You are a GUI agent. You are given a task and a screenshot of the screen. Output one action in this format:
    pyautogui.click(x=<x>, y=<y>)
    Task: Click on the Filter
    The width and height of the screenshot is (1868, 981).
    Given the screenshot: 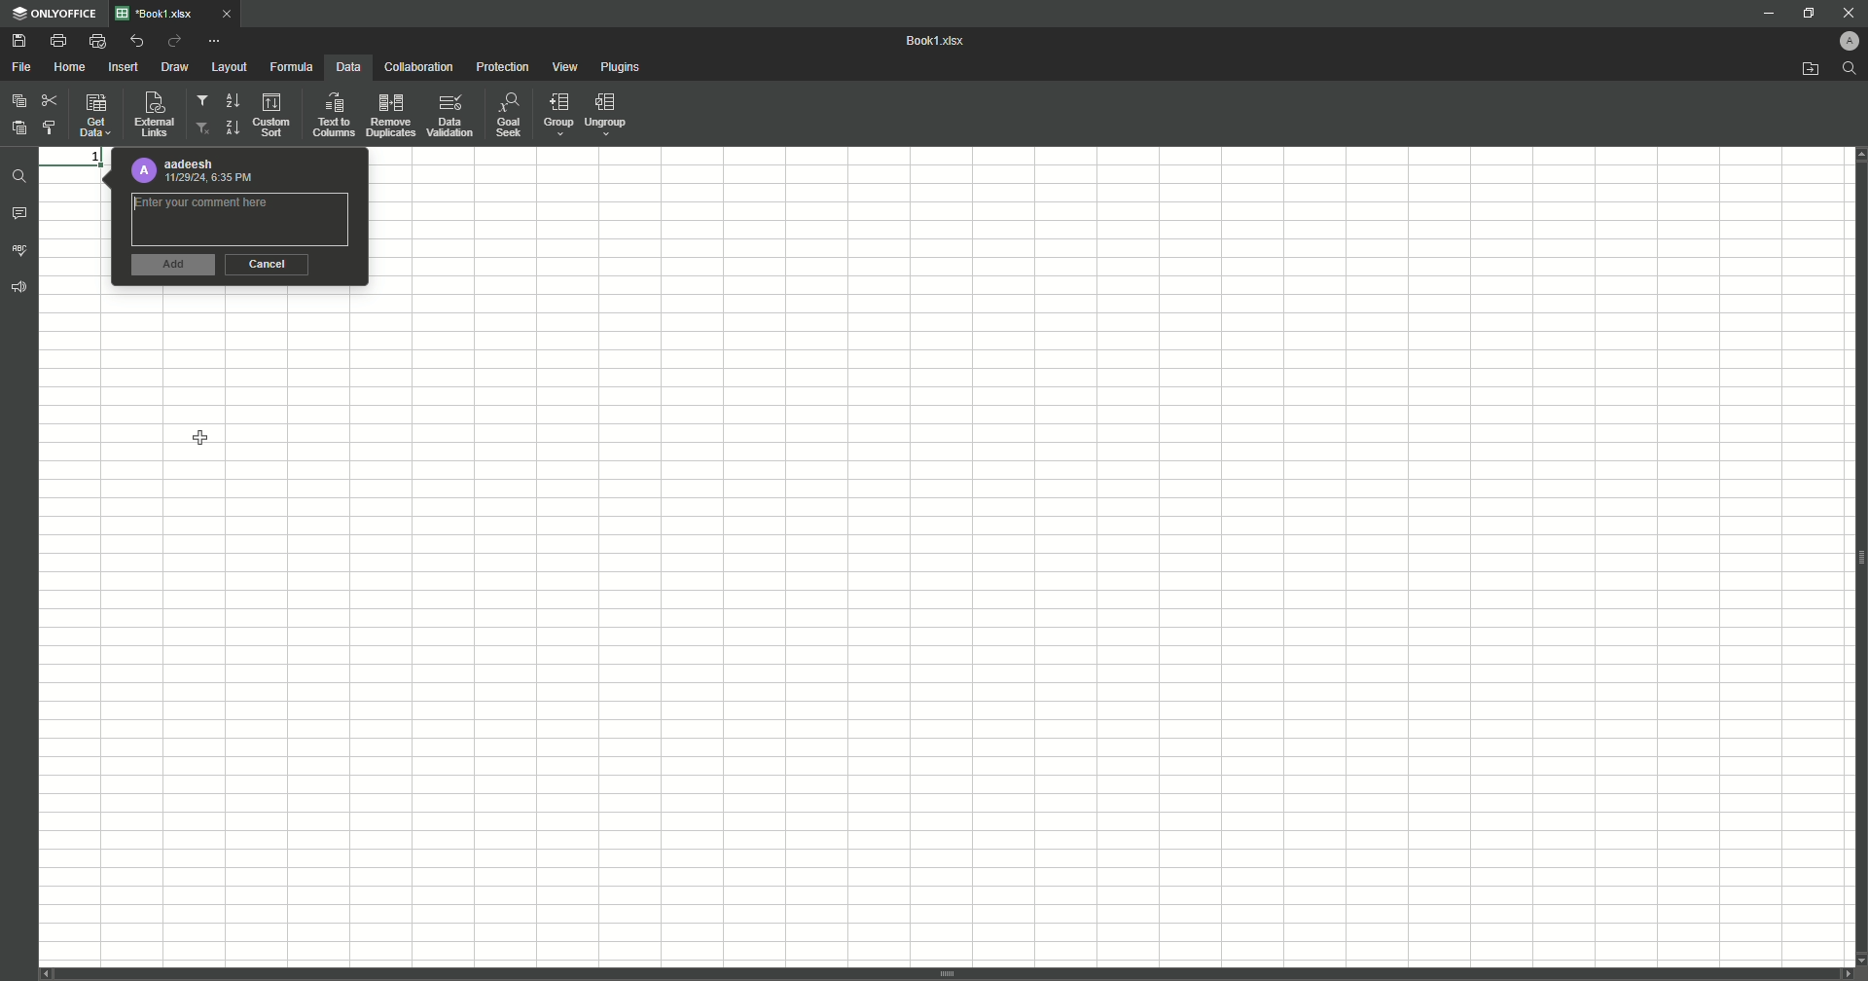 What is the action you would take?
    pyautogui.click(x=203, y=103)
    